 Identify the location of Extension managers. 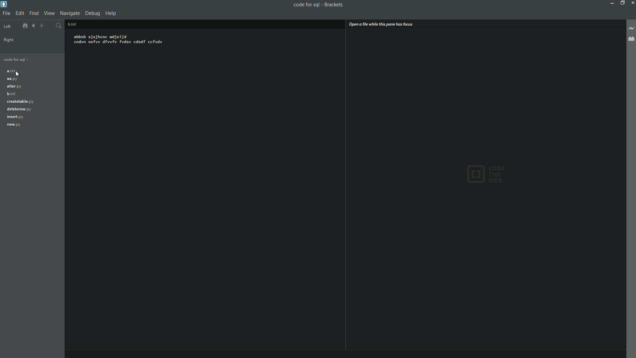
(631, 40).